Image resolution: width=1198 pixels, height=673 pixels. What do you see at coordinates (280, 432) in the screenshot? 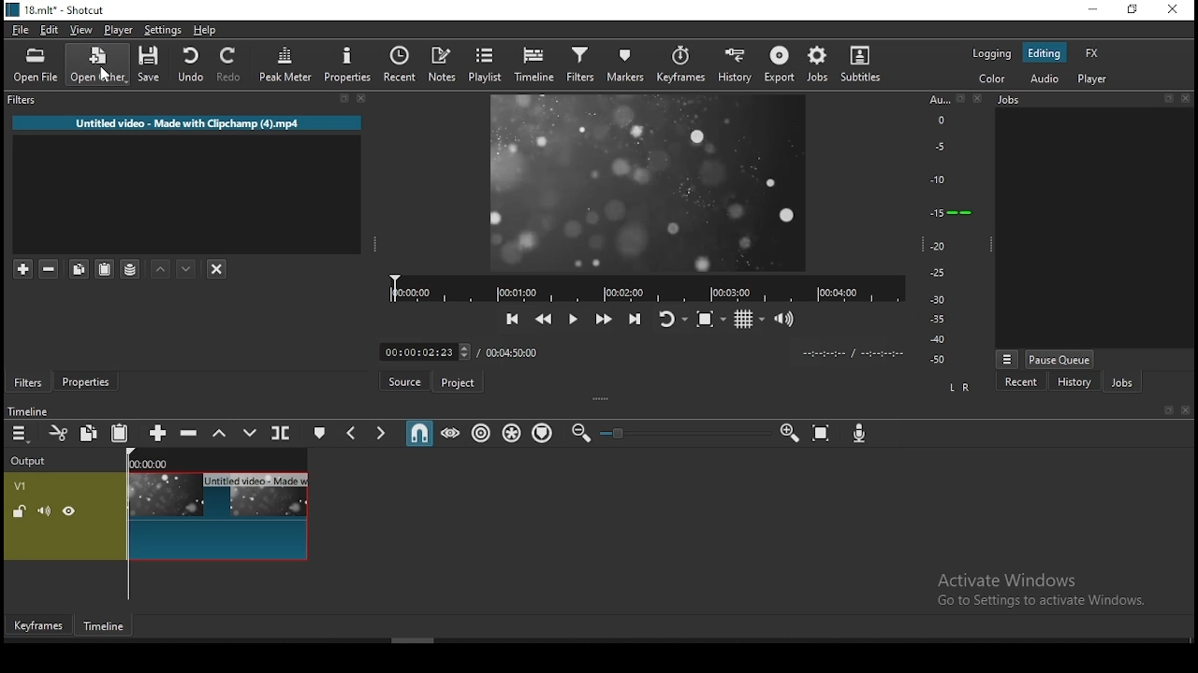
I see `split at playhead` at bounding box center [280, 432].